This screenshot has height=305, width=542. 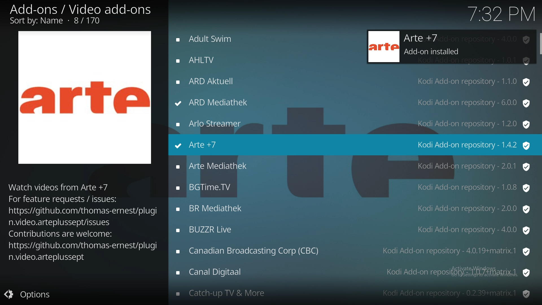 What do you see at coordinates (355, 186) in the screenshot?
I see `add on` at bounding box center [355, 186].